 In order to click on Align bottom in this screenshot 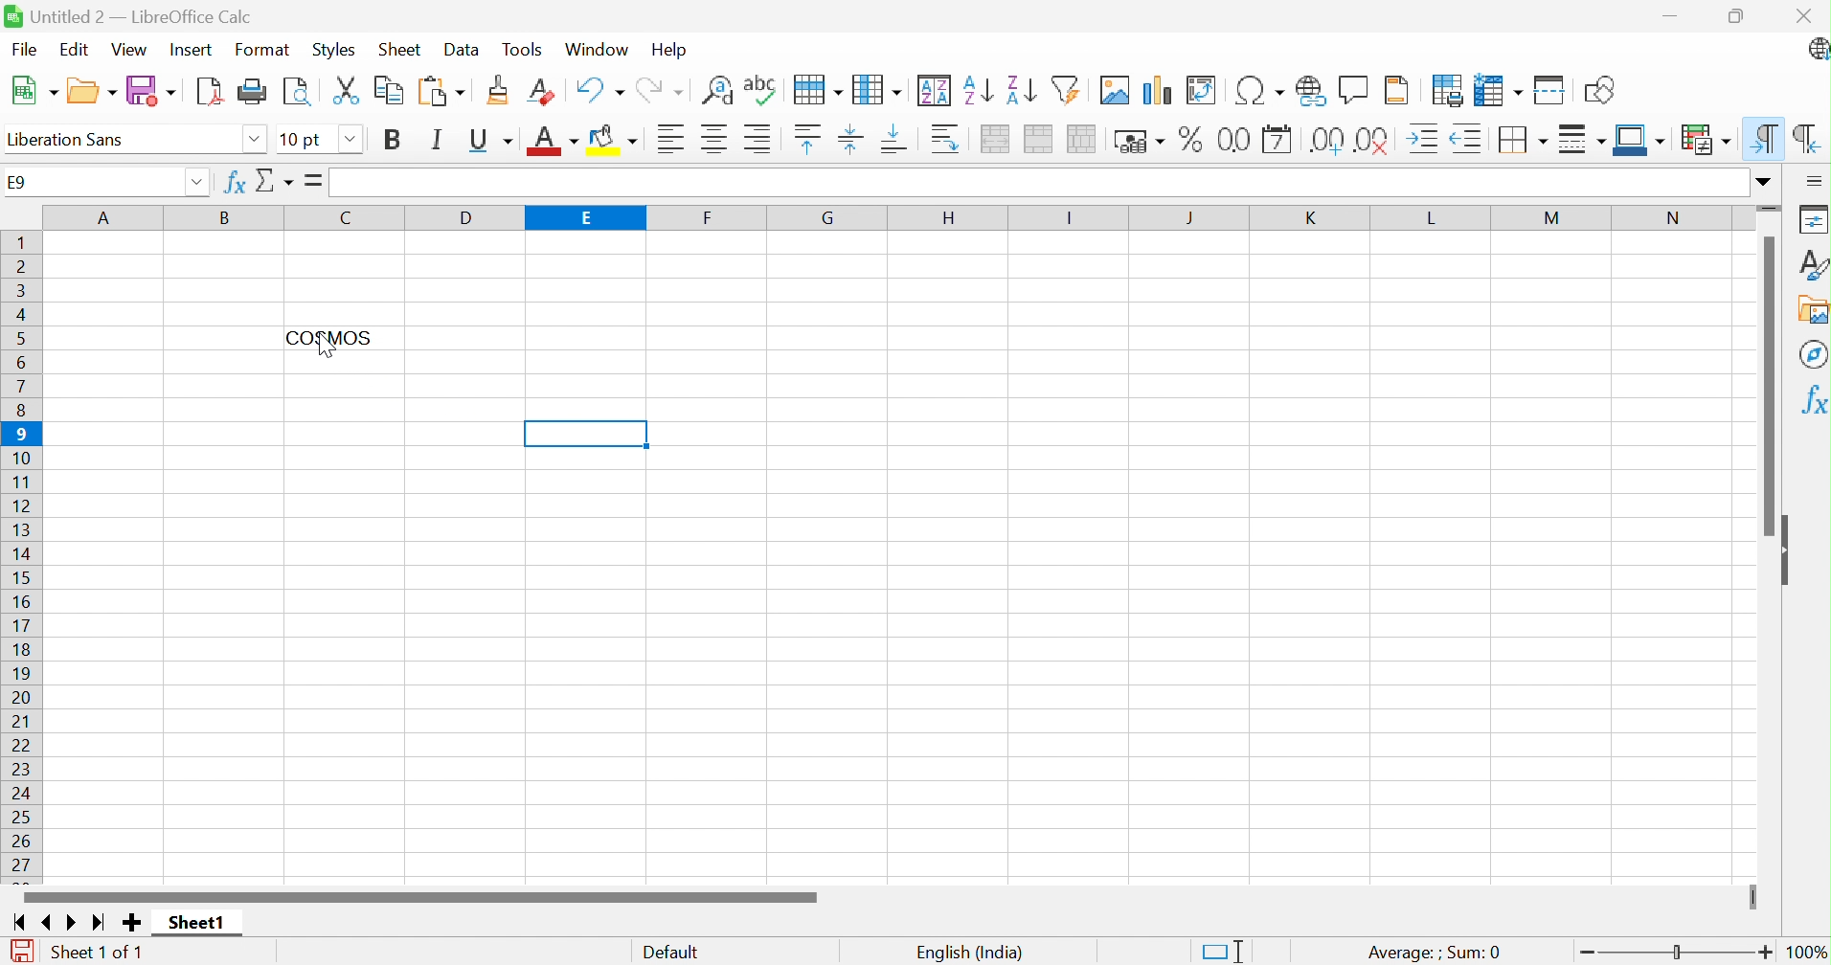, I will do `click(895, 141)`.